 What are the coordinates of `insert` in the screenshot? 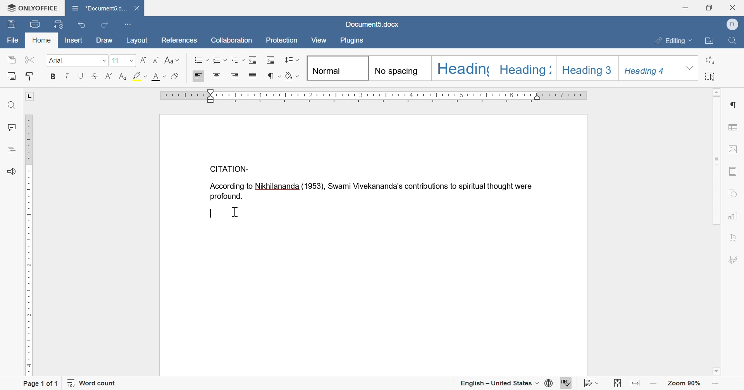 It's located at (75, 40).